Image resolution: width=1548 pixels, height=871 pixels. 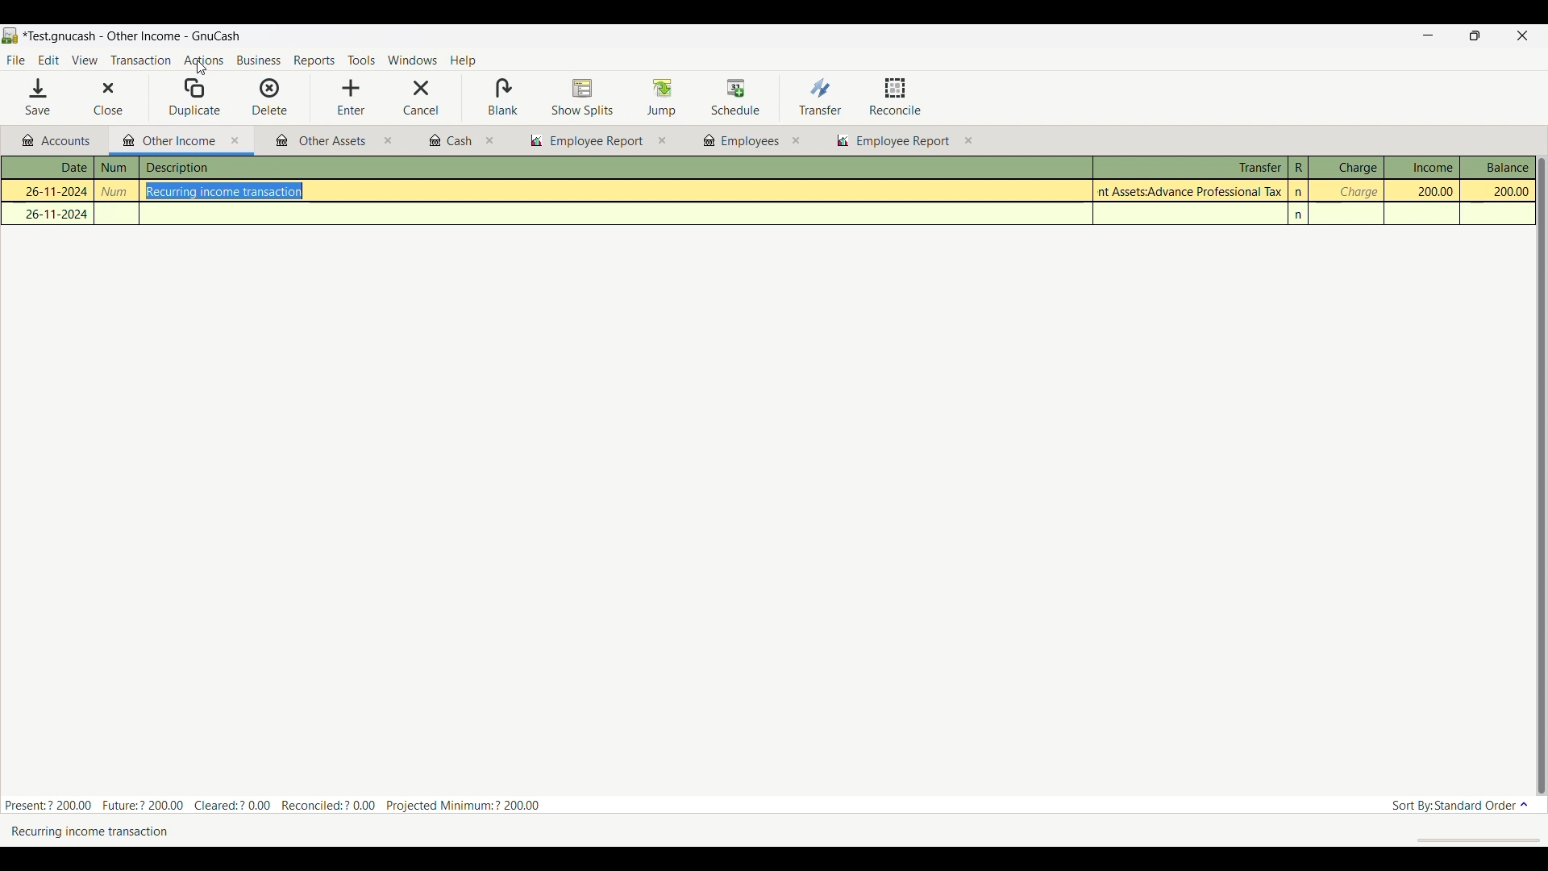 I want to click on Business menu, so click(x=259, y=61).